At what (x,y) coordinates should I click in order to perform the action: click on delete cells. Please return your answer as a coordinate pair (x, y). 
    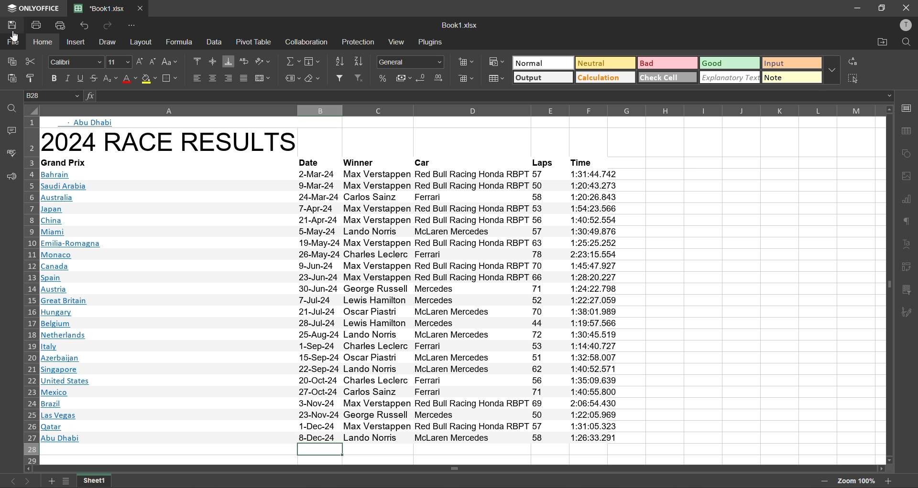
    Looking at the image, I should click on (468, 78).